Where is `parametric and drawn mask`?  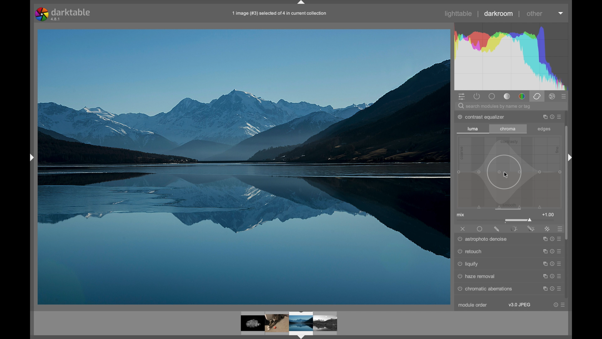
parametric and drawn mask is located at coordinates (531, 229).